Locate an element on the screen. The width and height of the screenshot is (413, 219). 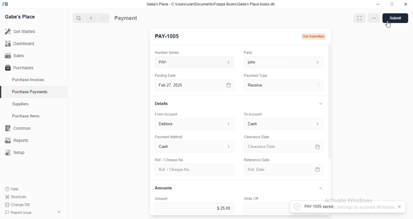
Purchase Invoices is located at coordinates (27, 80).